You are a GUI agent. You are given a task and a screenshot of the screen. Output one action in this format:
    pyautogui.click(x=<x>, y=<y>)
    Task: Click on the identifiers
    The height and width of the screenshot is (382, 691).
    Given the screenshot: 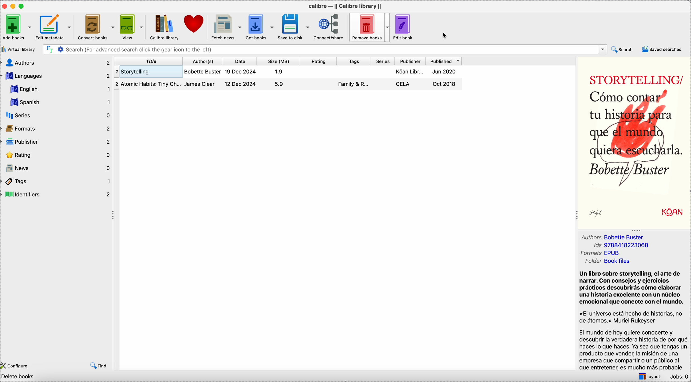 What is the action you would take?
    pyautogui.click(x=57, y=195)
    